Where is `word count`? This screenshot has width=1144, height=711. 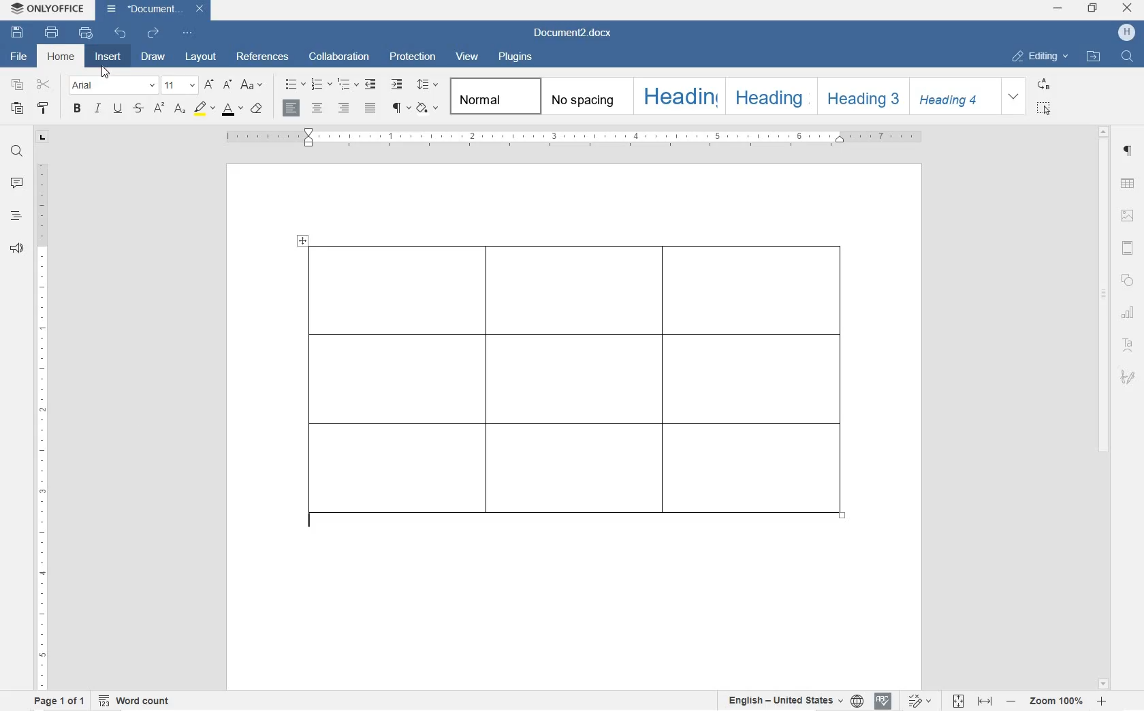
word count is located at coordinates (136, 700).